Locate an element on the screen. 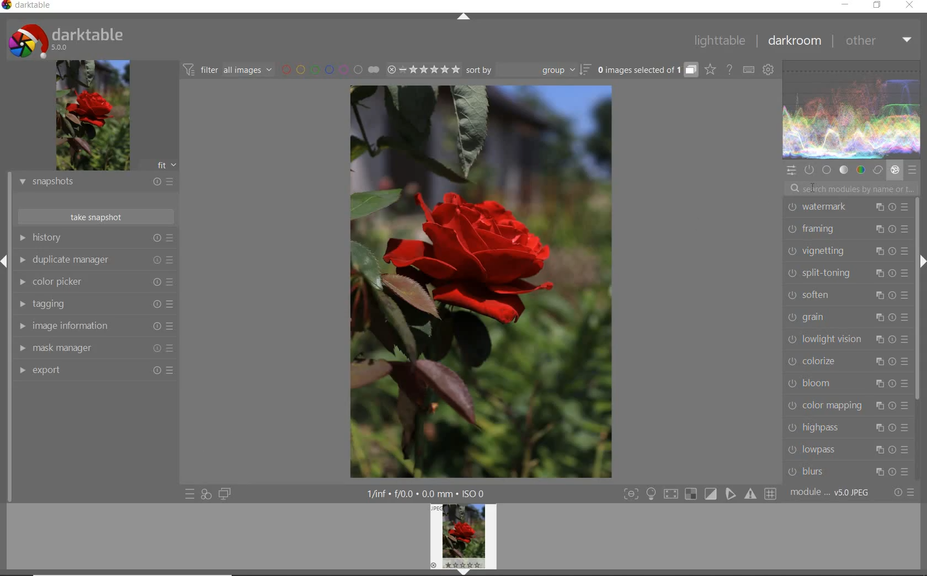 The width and height of the screenshot is (927, 576). lowpass is located at coordinates (846, 449).